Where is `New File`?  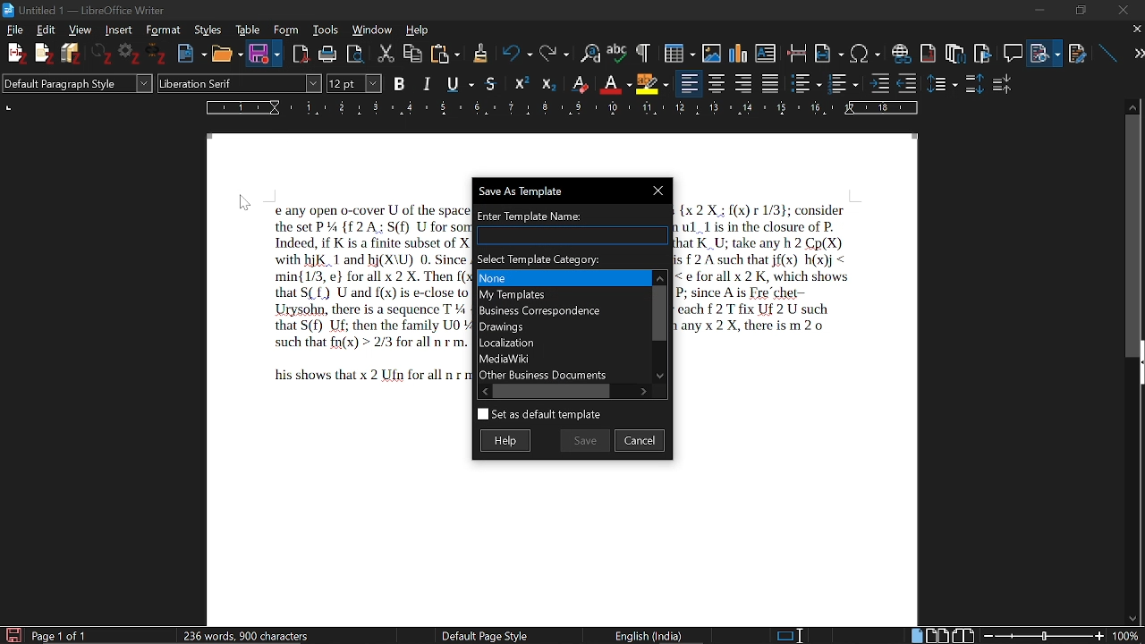 New File is located at coordinates (15, 54).